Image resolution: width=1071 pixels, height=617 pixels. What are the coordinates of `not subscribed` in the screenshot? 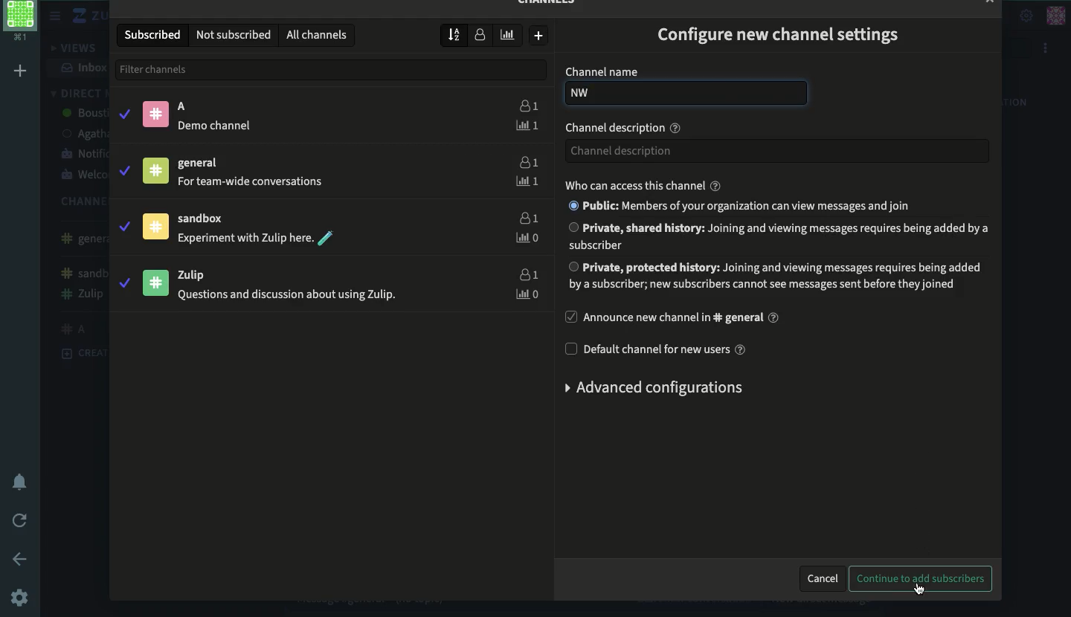 It's located at (236, 35).